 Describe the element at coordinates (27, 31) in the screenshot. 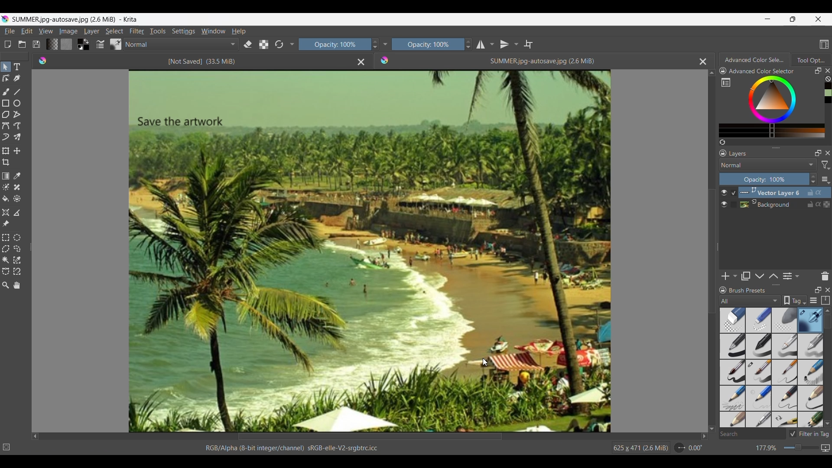

I see `Edit` at that location.